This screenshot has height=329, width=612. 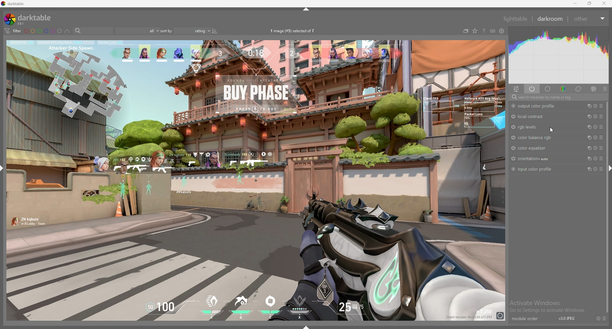 I want to click on multiple instances action, so click(x=588, y=127).